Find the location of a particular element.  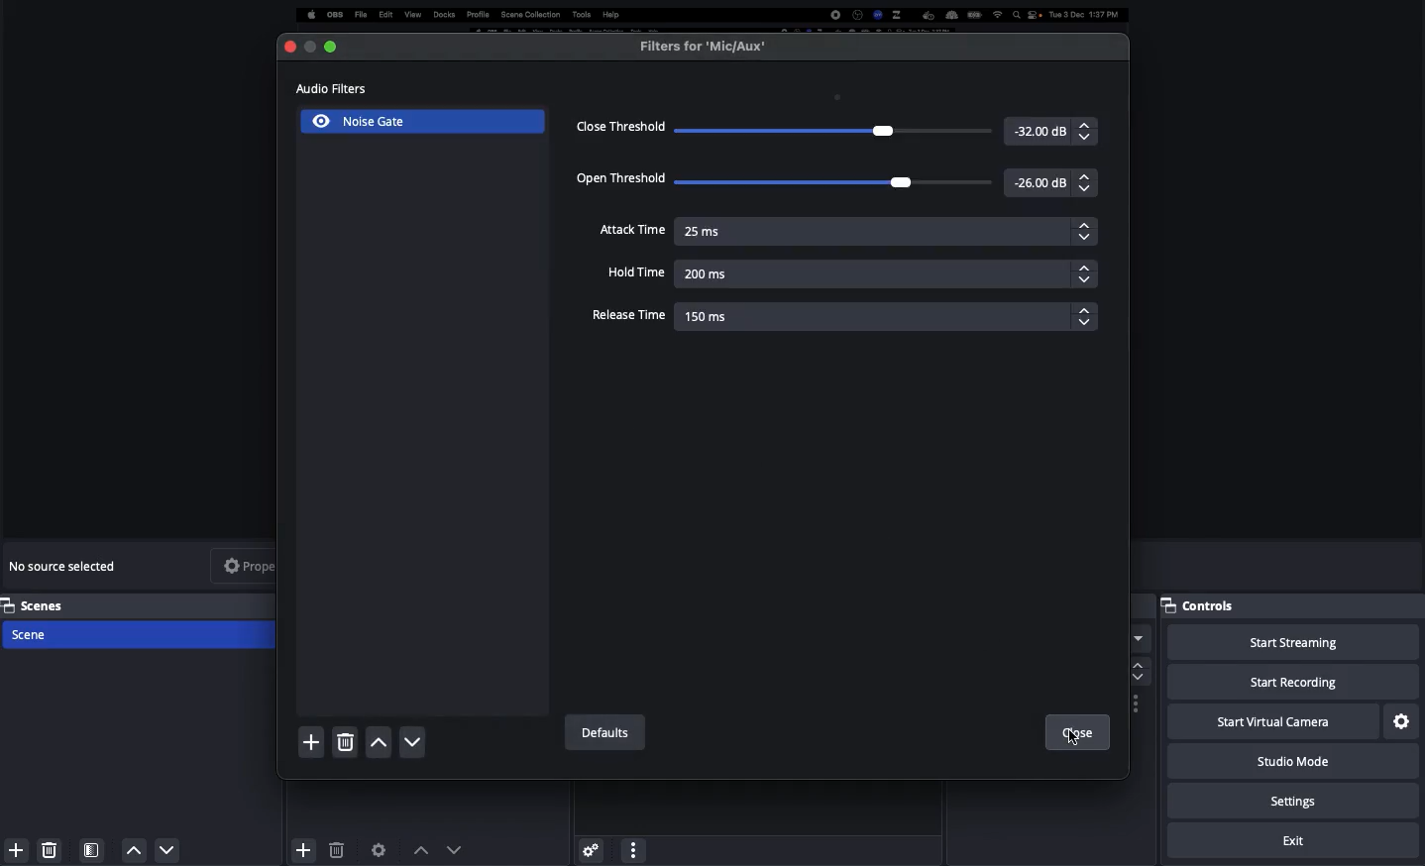

Exit is located at coordinates (1296, 841).